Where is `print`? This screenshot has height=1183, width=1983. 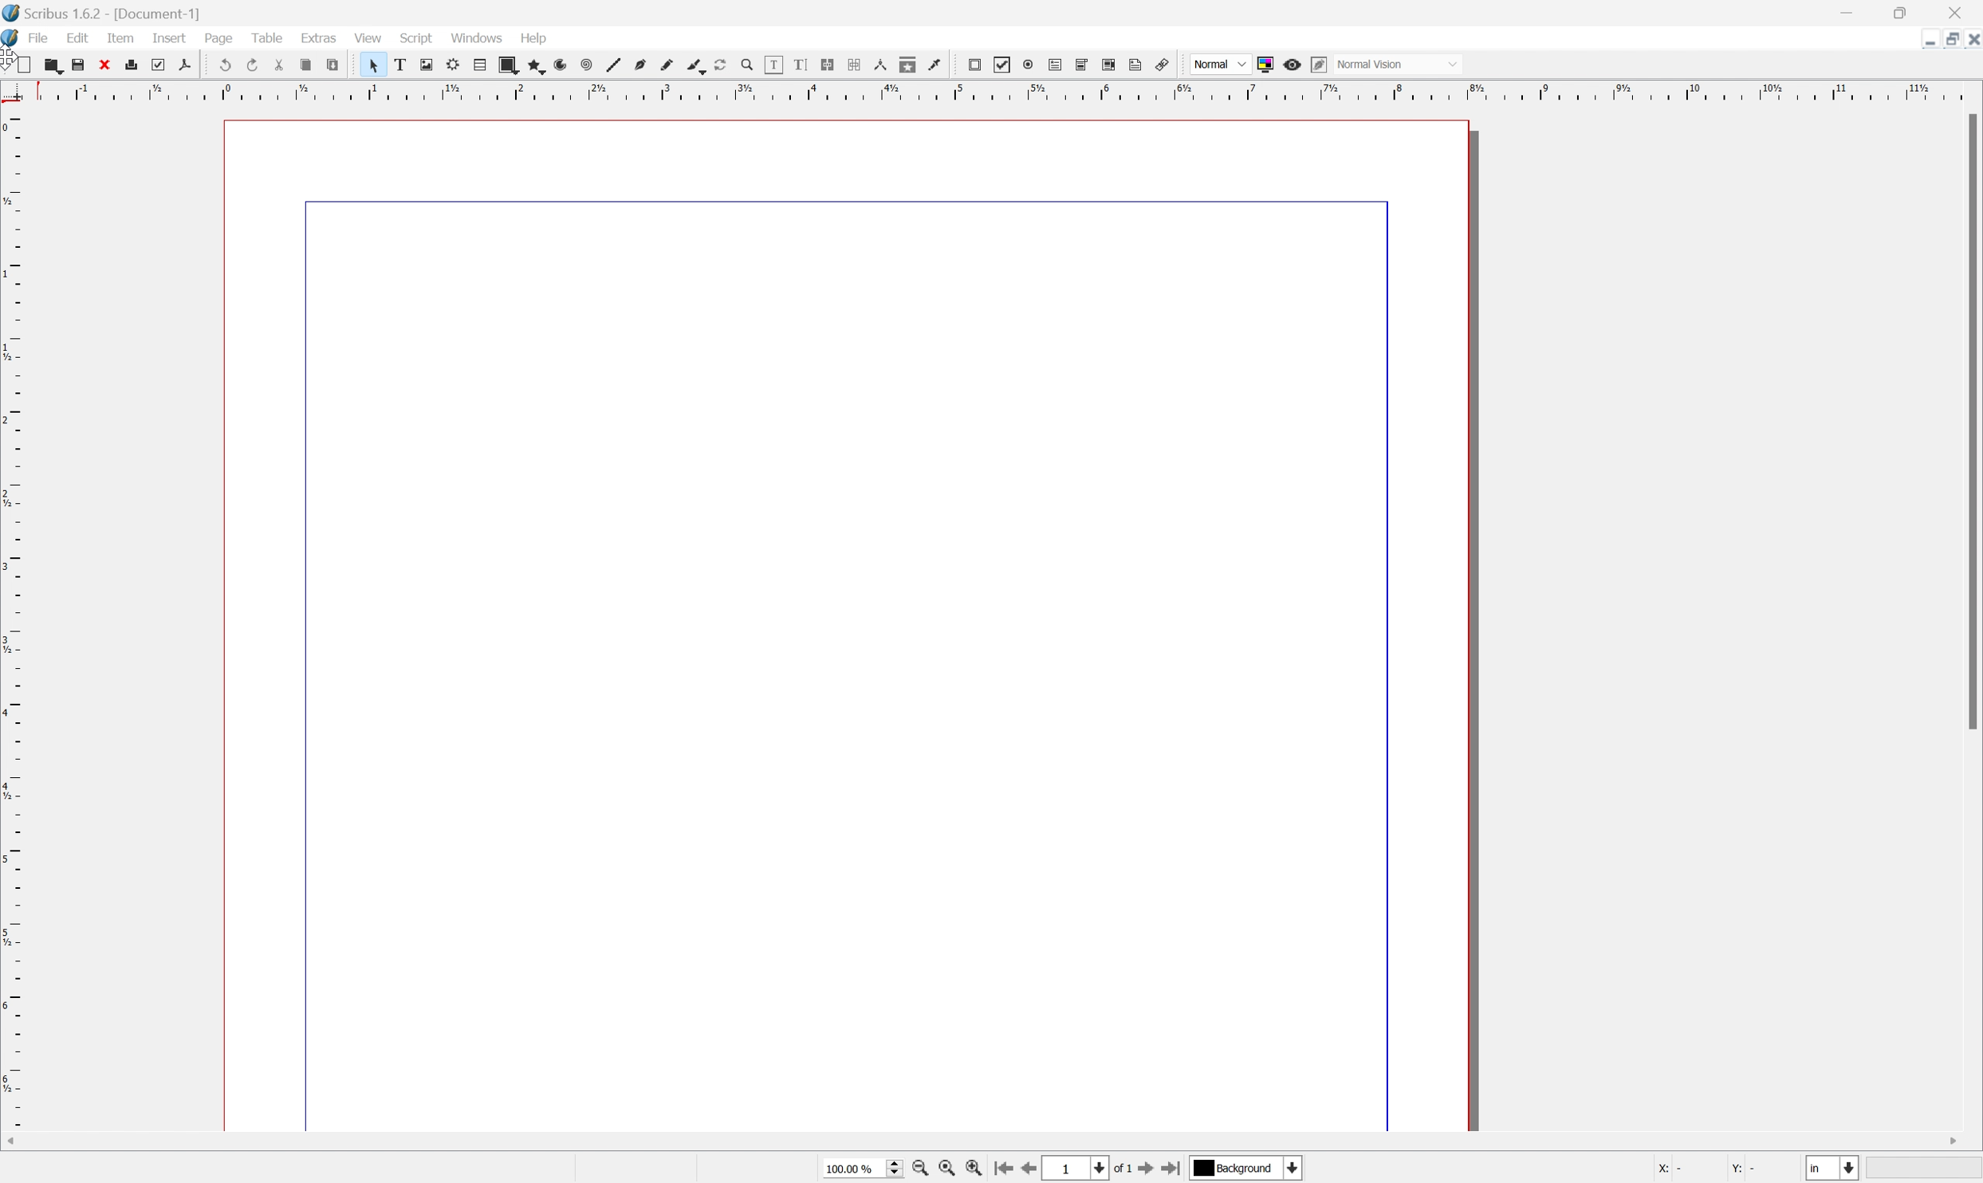
print is located at coordinates (132, 64).